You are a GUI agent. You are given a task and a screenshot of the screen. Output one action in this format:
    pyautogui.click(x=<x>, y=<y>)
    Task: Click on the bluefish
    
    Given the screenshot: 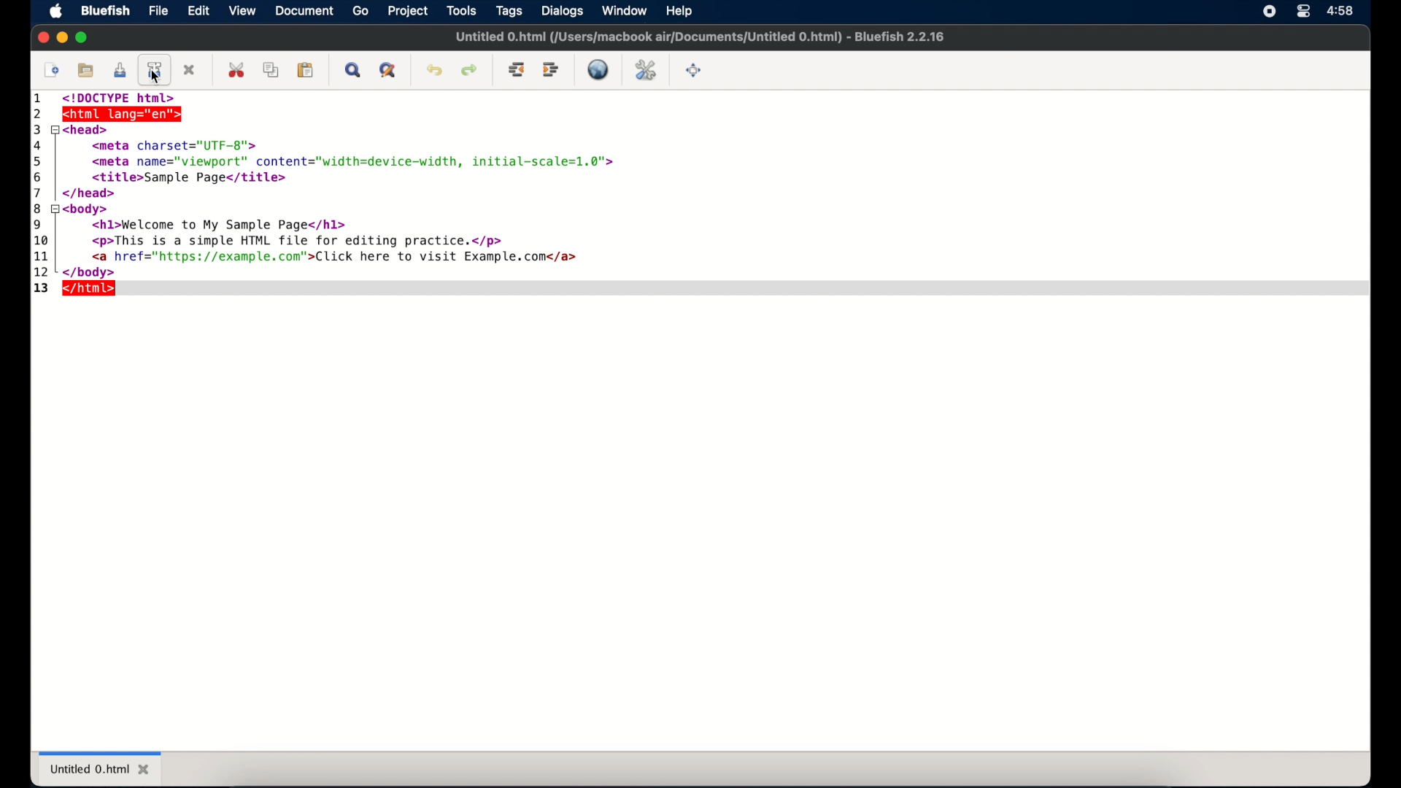 What is the action you would take?
    pyautogui.click(x=106, y=11)
    